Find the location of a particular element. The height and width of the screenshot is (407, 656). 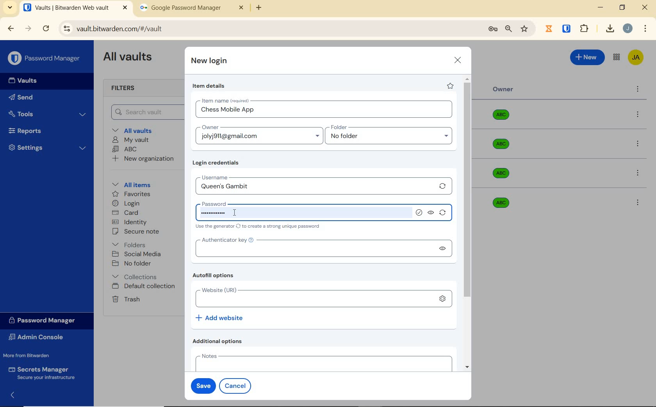

Social media is located at coordinates (136, 254).